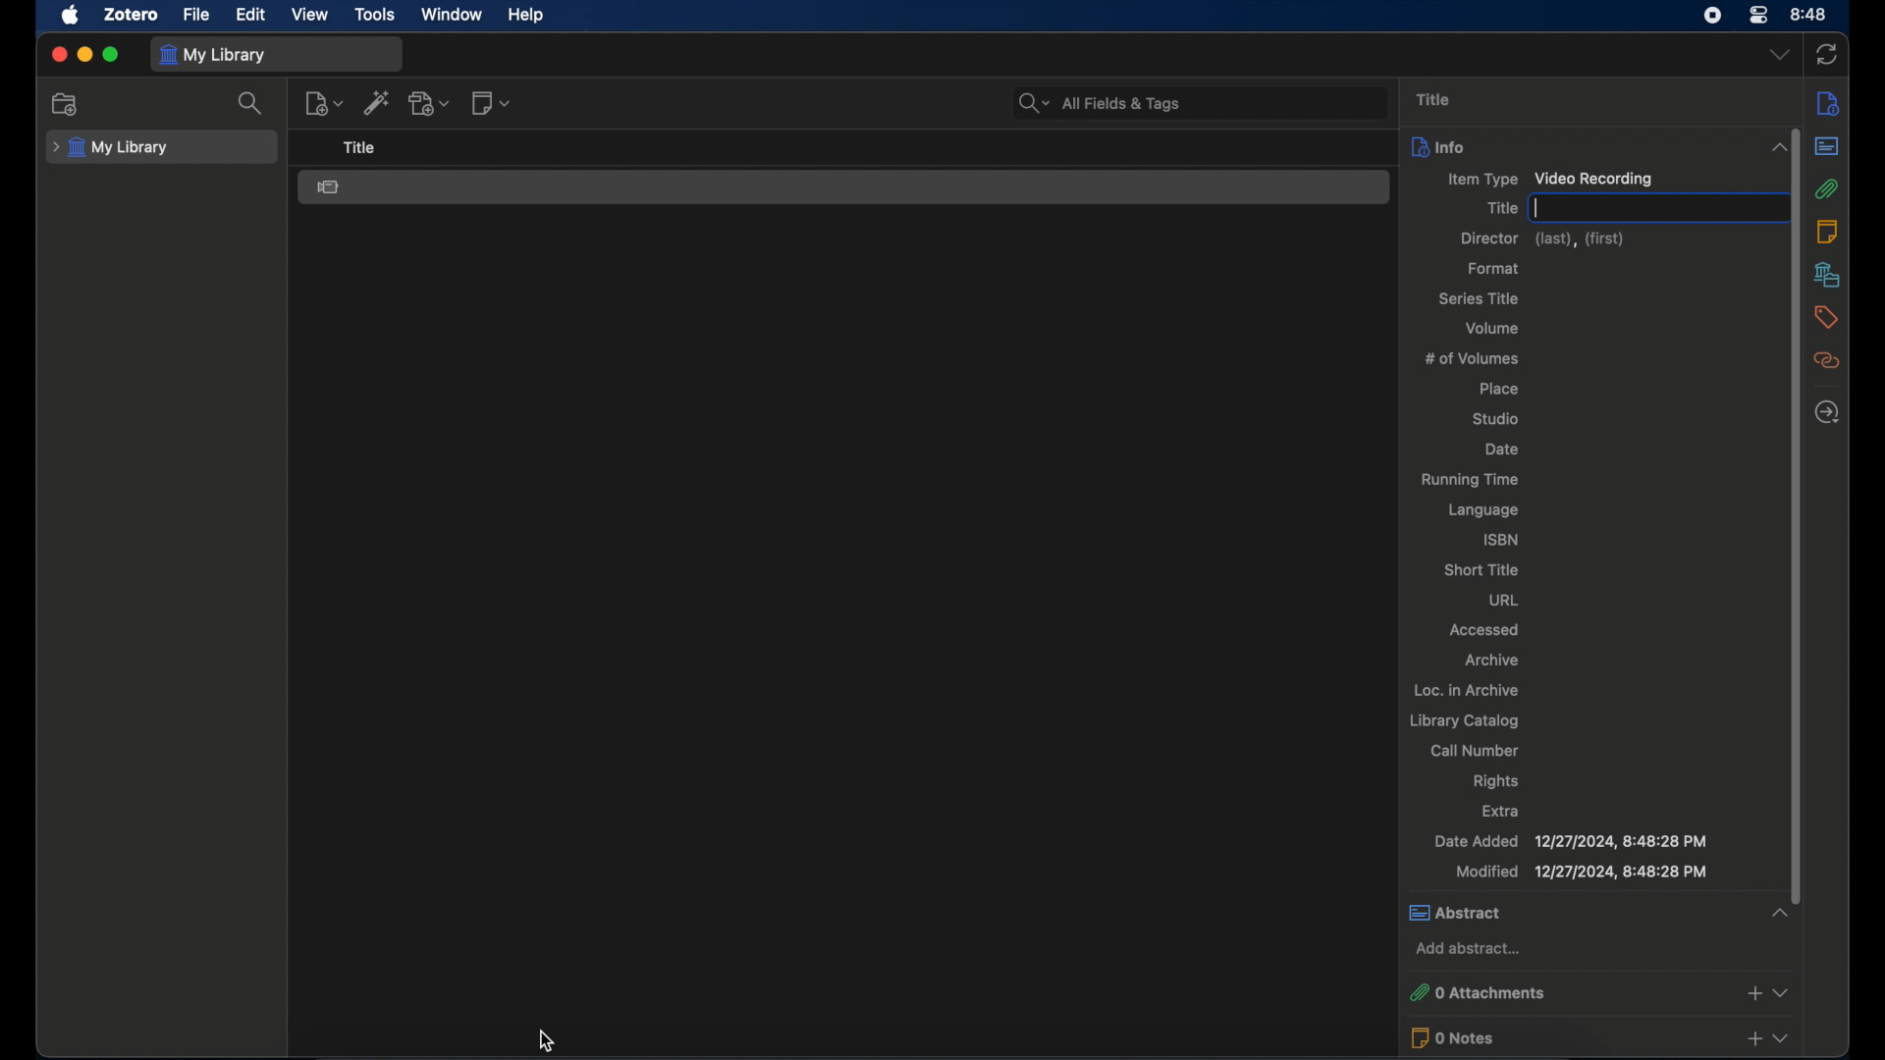 Image resolution: width=1885 pixels, height=1060 pixels. Describe the element at coordinates (1569, 990) in the screenshot. I see `0 attachments` at that location.